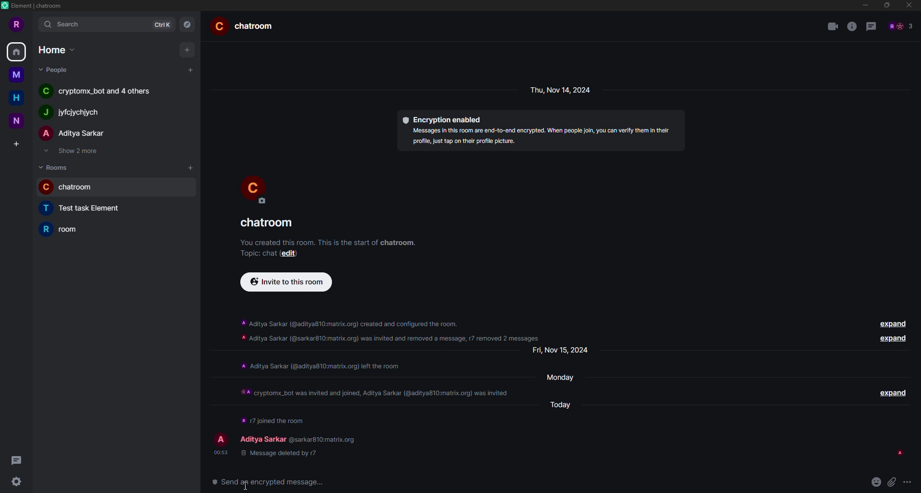  What do you see at coordinates (66, 229) in the screenshot?
I see `room` at bounding box center [66, 229].